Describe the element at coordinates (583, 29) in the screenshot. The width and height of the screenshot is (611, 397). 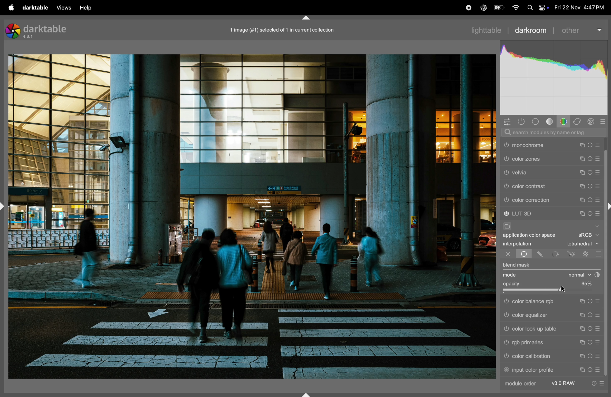
I see `others` at that location.